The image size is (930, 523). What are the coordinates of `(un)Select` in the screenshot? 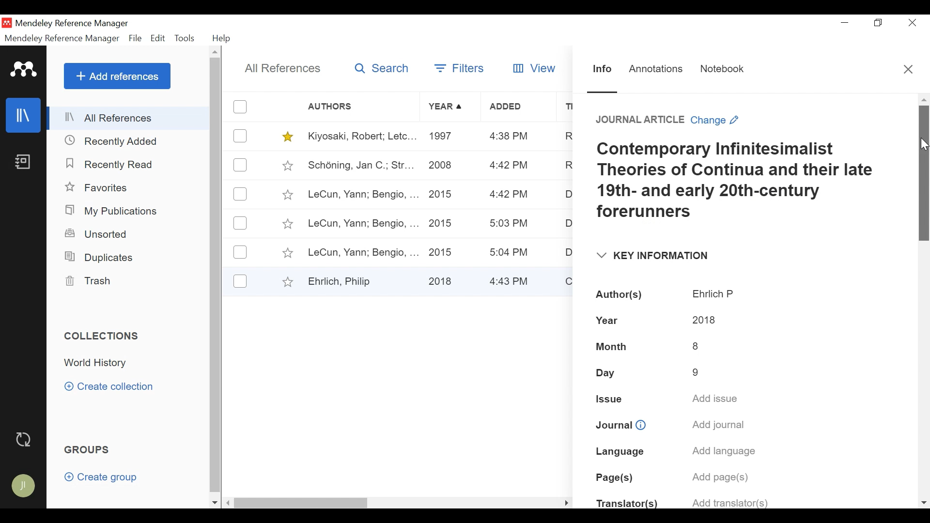 It's located at (240, 166).